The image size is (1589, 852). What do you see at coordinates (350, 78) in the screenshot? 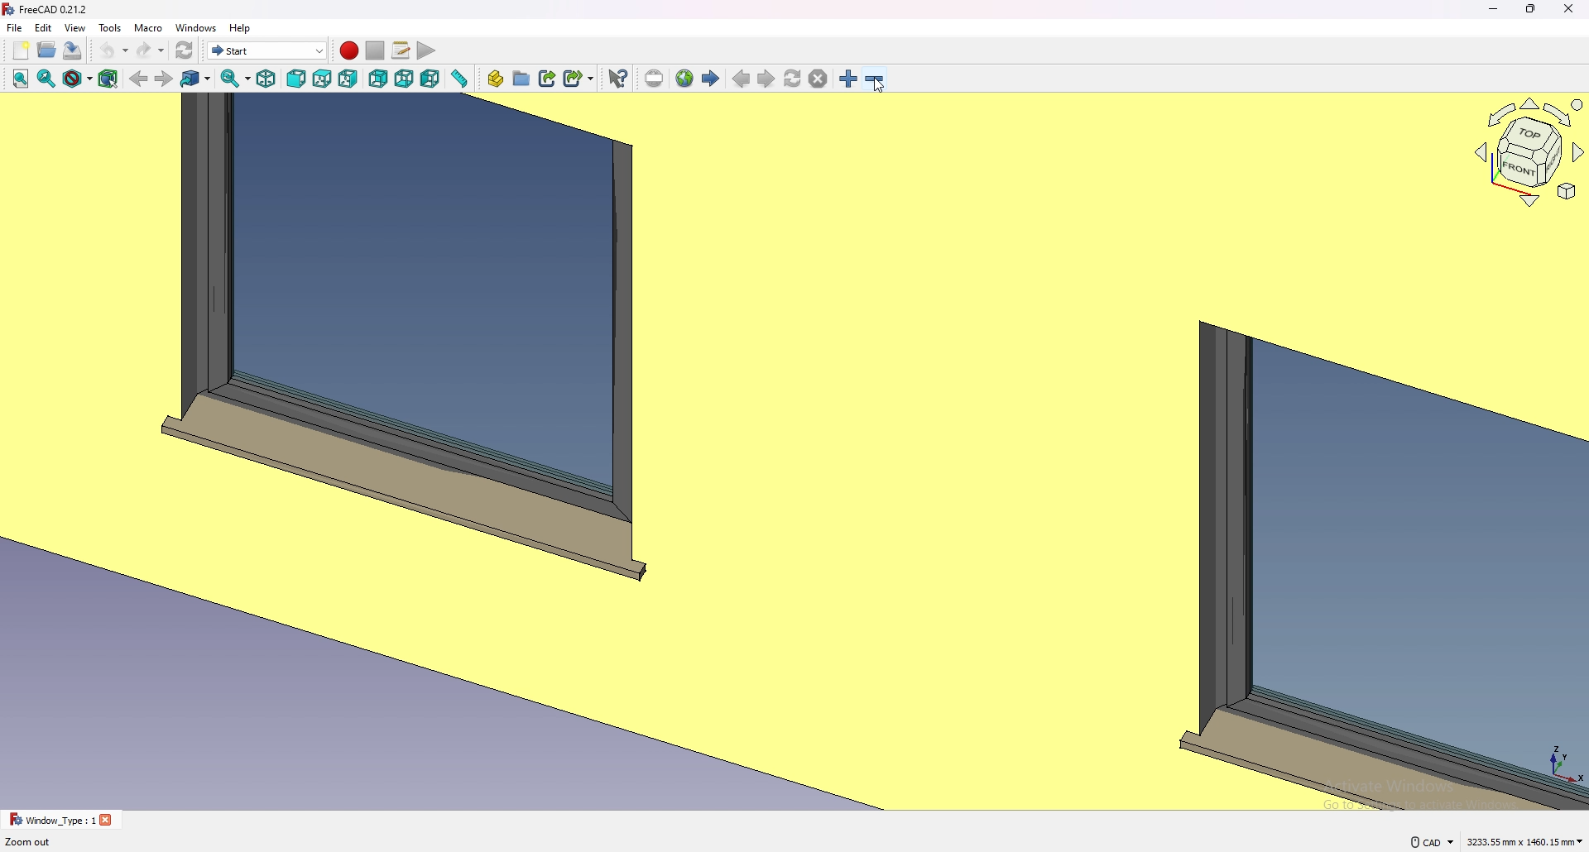
I see `right` at bounding box center [350, 78].